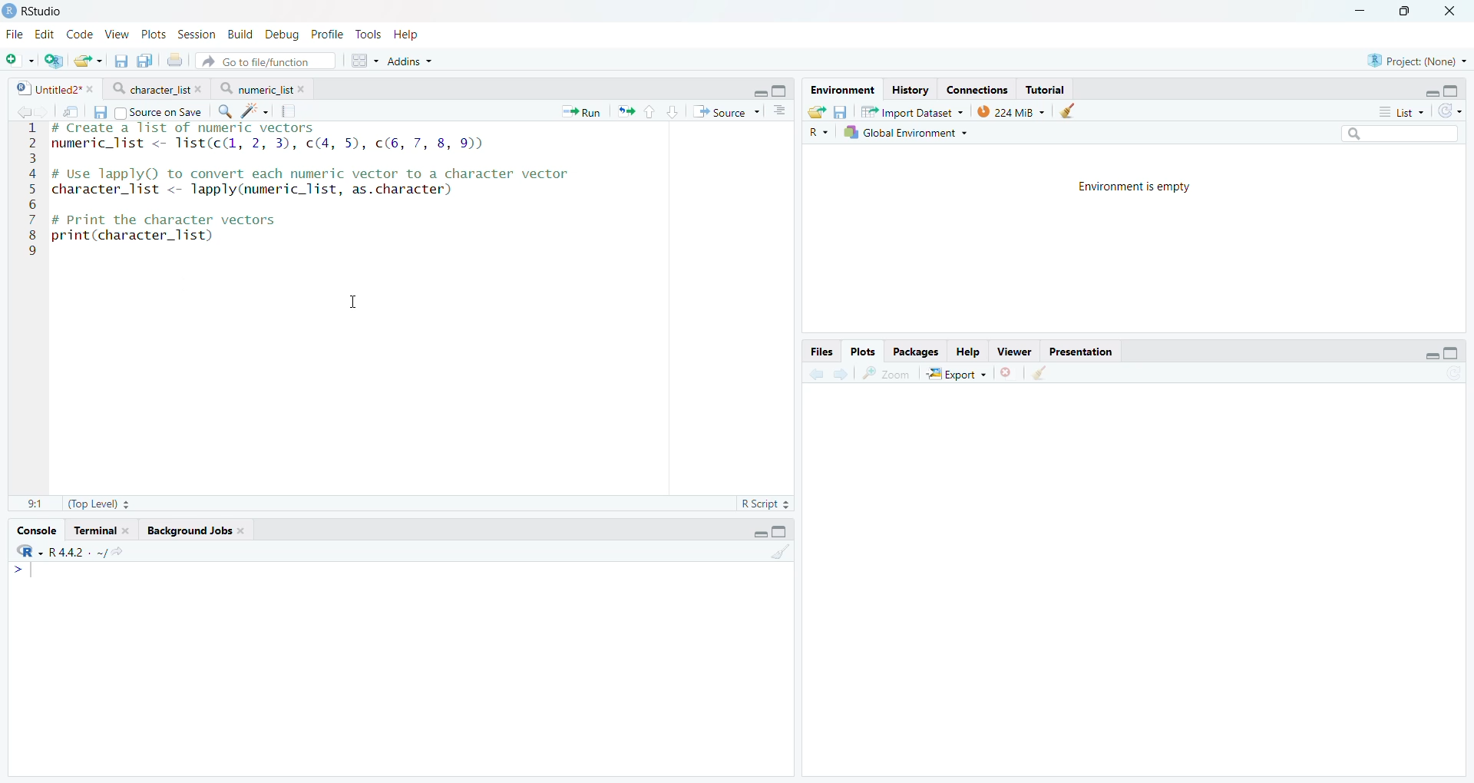 The width and height of the screenshot is (1474, 783). What do you see at coordinates (35, 503) in the screenshot?
I see `1:1` at bounding box center [35, 503].